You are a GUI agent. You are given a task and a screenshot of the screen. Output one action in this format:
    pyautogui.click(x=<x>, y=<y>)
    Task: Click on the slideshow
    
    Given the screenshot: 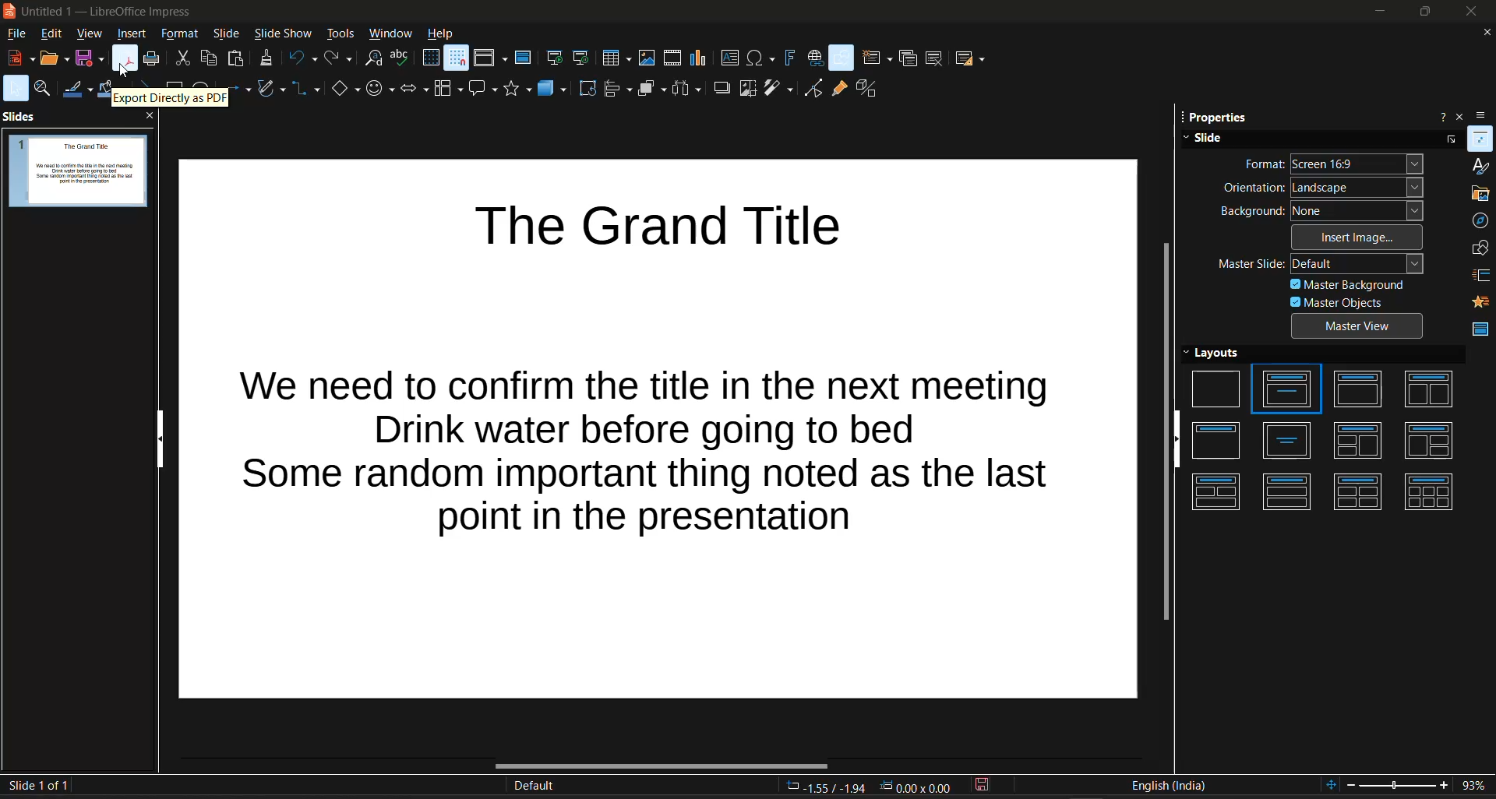 What is the action you would take?
    pyautogui.click(x=282, y=33)
    